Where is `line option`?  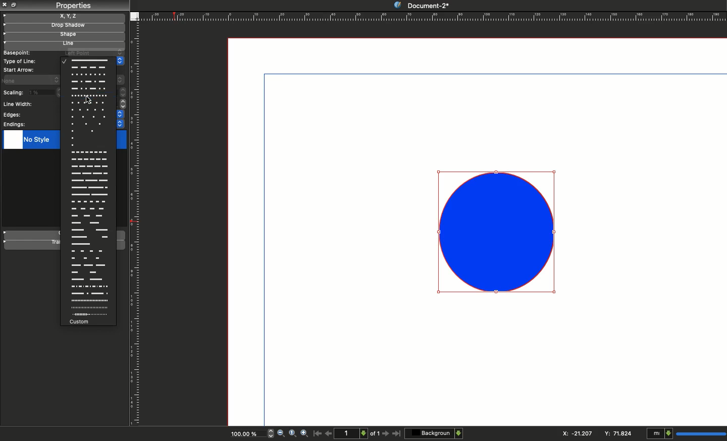
line option is located at coordinates (89, 131).